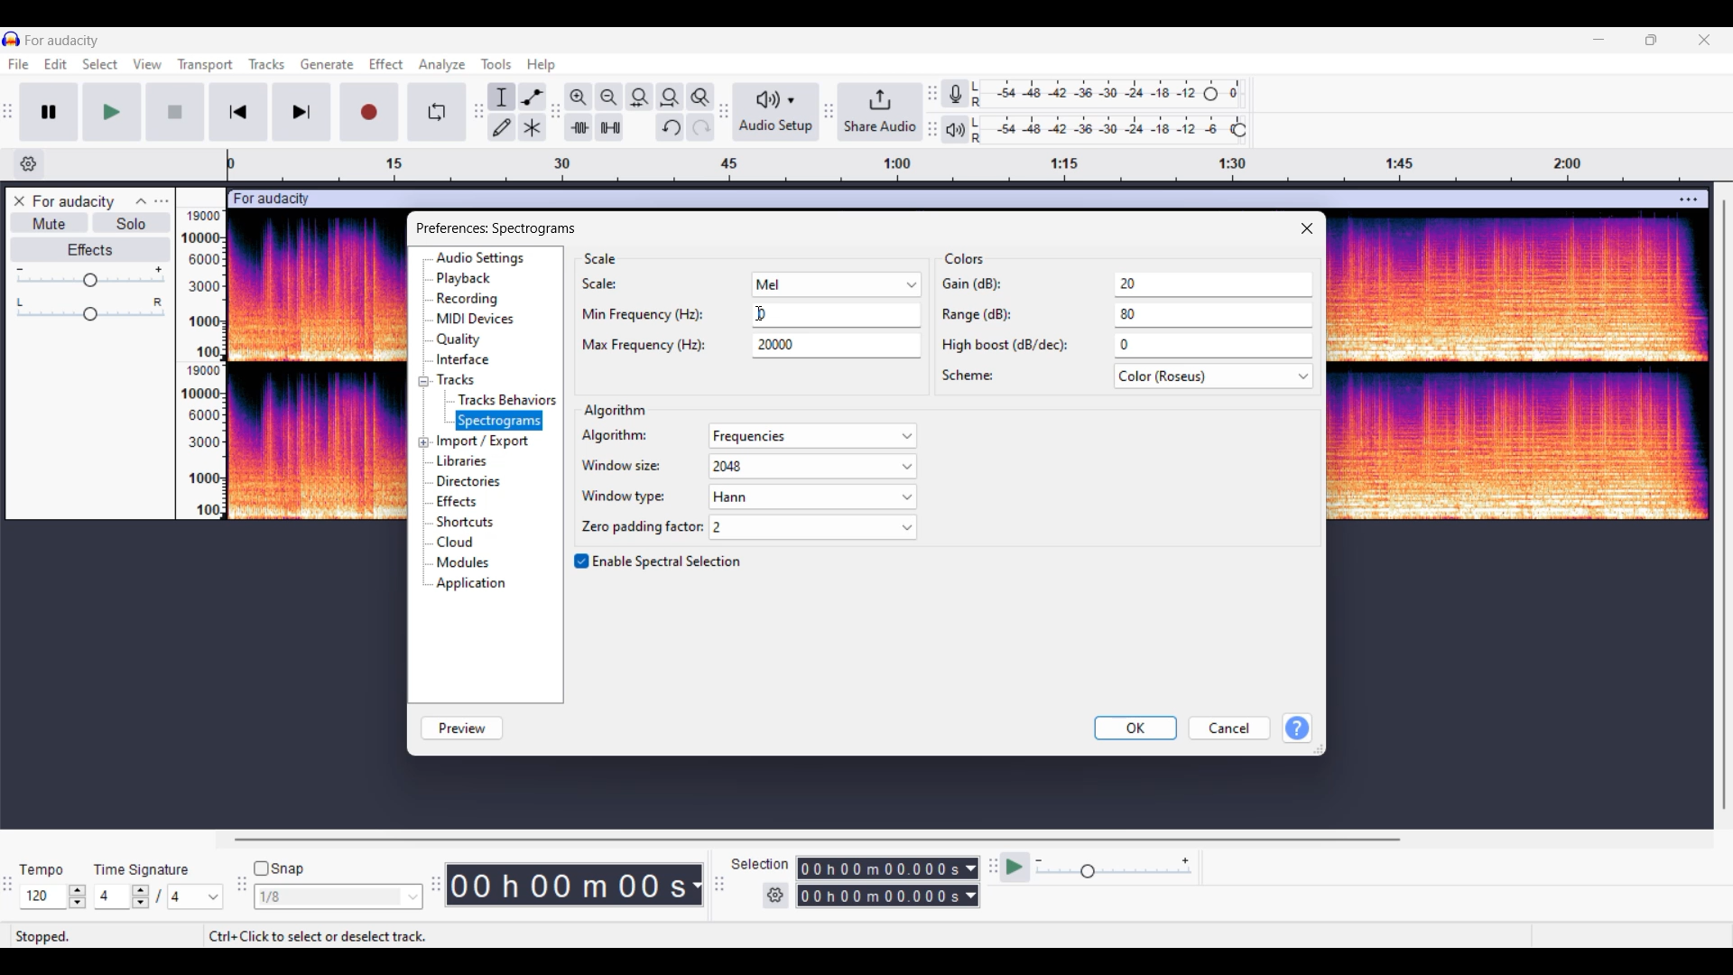 This screenshot has width=1733, height=975. What do you see at coordinates (1318, 749) in the screenshot?
I see `Change dimension` at bounding box center [1318, 749].